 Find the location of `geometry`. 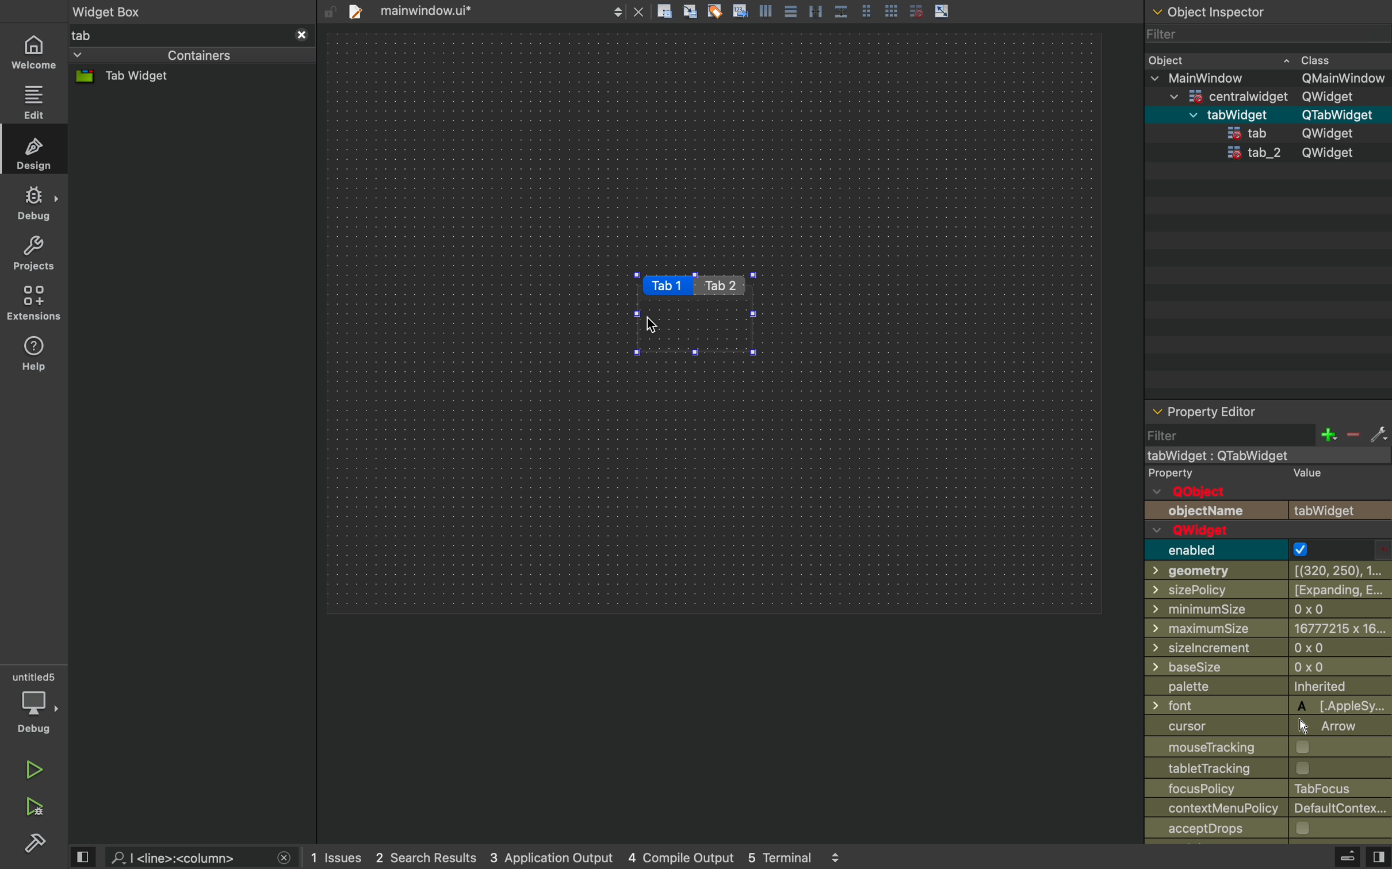

geometry is located at coordinates (1265, 571).